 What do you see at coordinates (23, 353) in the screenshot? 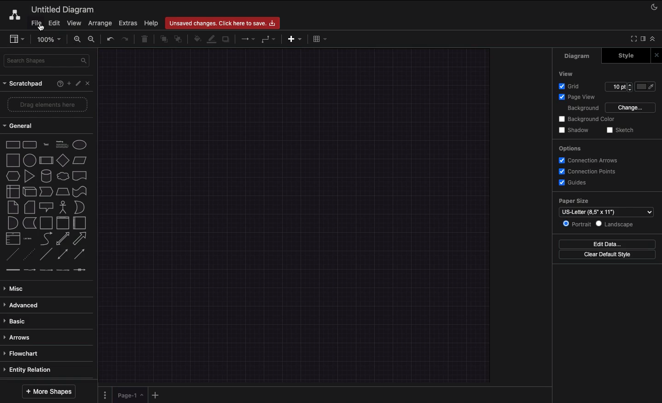
I see `Flowchart` at bounding box center [23, 353].